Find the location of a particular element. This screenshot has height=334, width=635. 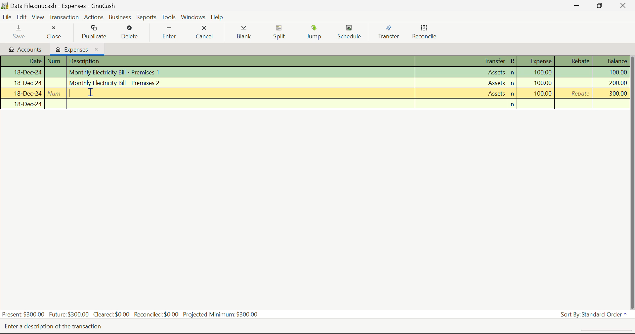

Expenses is located at coordinates (77, 48).